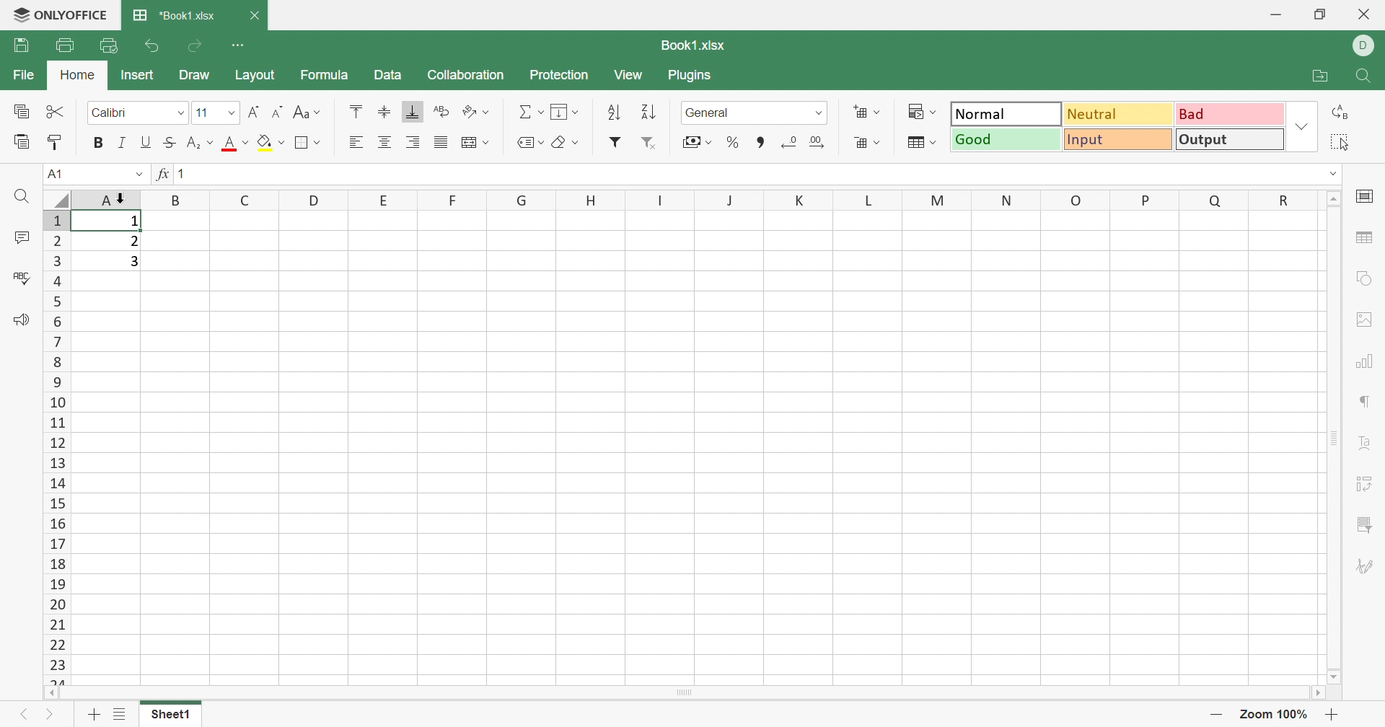  Describe the element at coordinates (866, 143) in the screenshot. I see `Delete cells` at that location.